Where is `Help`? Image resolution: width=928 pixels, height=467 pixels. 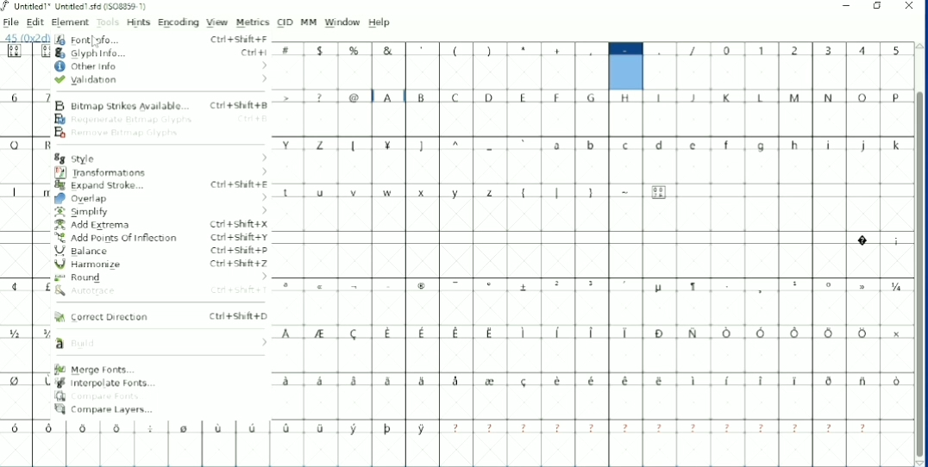
Help is located at coordinates (380, 22).